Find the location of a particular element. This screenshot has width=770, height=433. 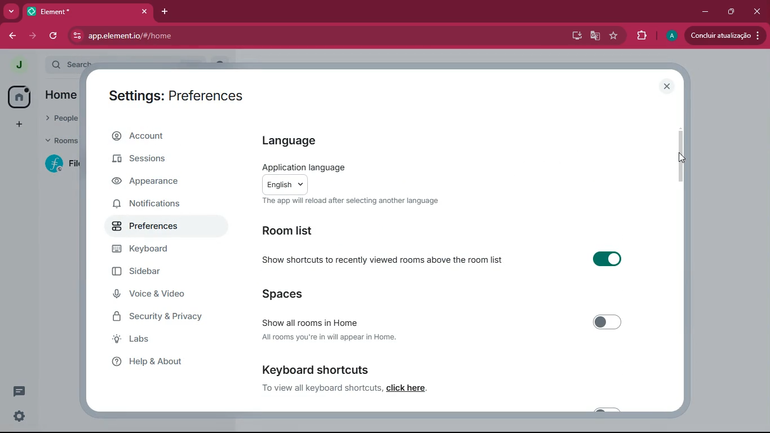

back is located at coordinates (9, 37).